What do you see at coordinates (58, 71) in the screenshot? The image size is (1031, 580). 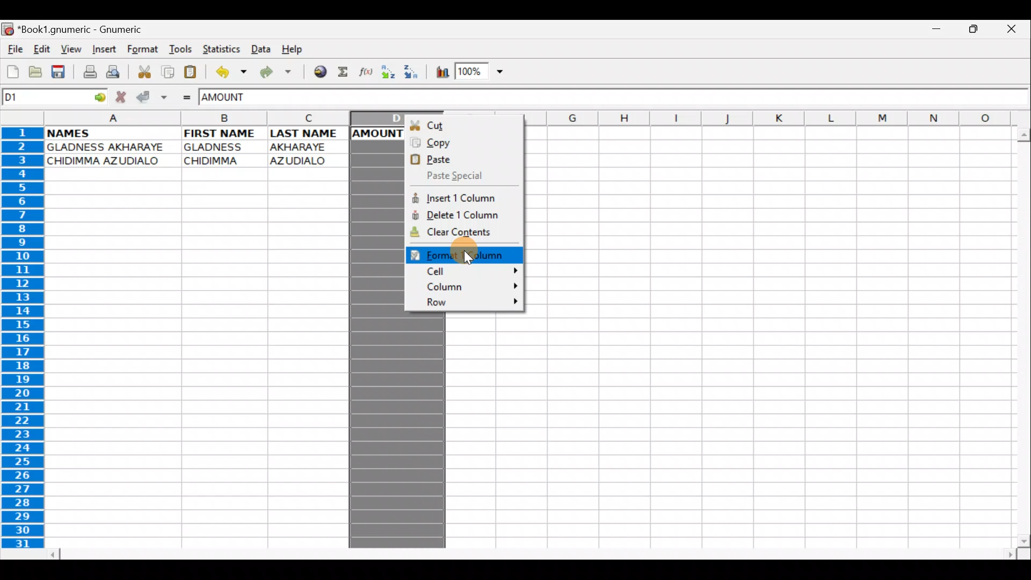 I see `Save current workbook` at bounding box center [58, 71].